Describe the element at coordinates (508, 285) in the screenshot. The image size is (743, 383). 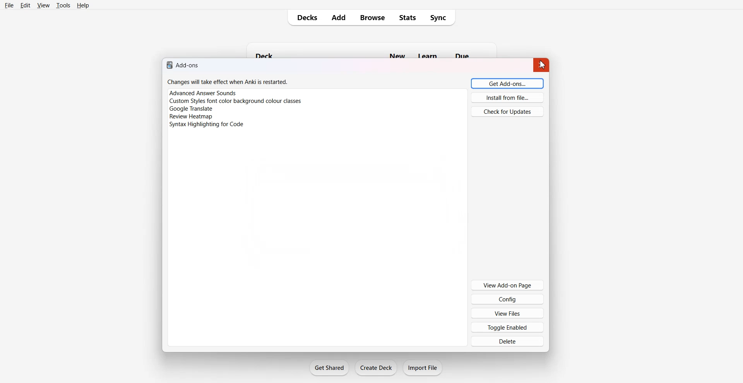
I see `View Add-on Page` at that location.